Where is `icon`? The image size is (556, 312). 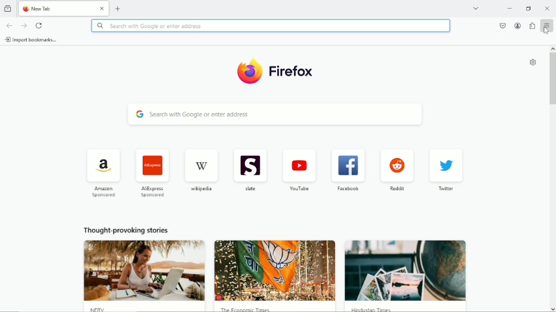
icon is located at coordinates (151, 165).